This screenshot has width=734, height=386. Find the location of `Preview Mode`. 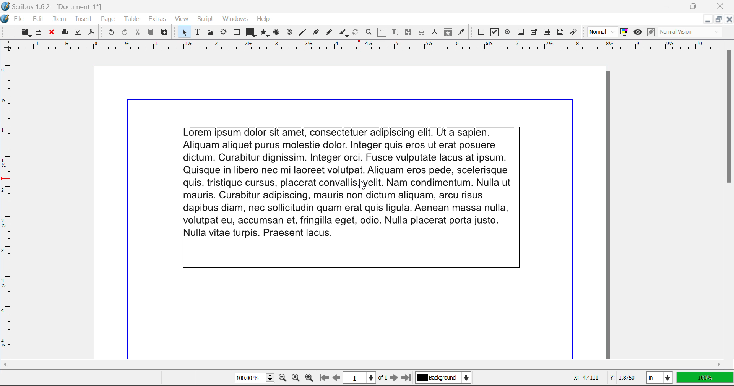

Preview Mode is located at coordinates (638, 32).